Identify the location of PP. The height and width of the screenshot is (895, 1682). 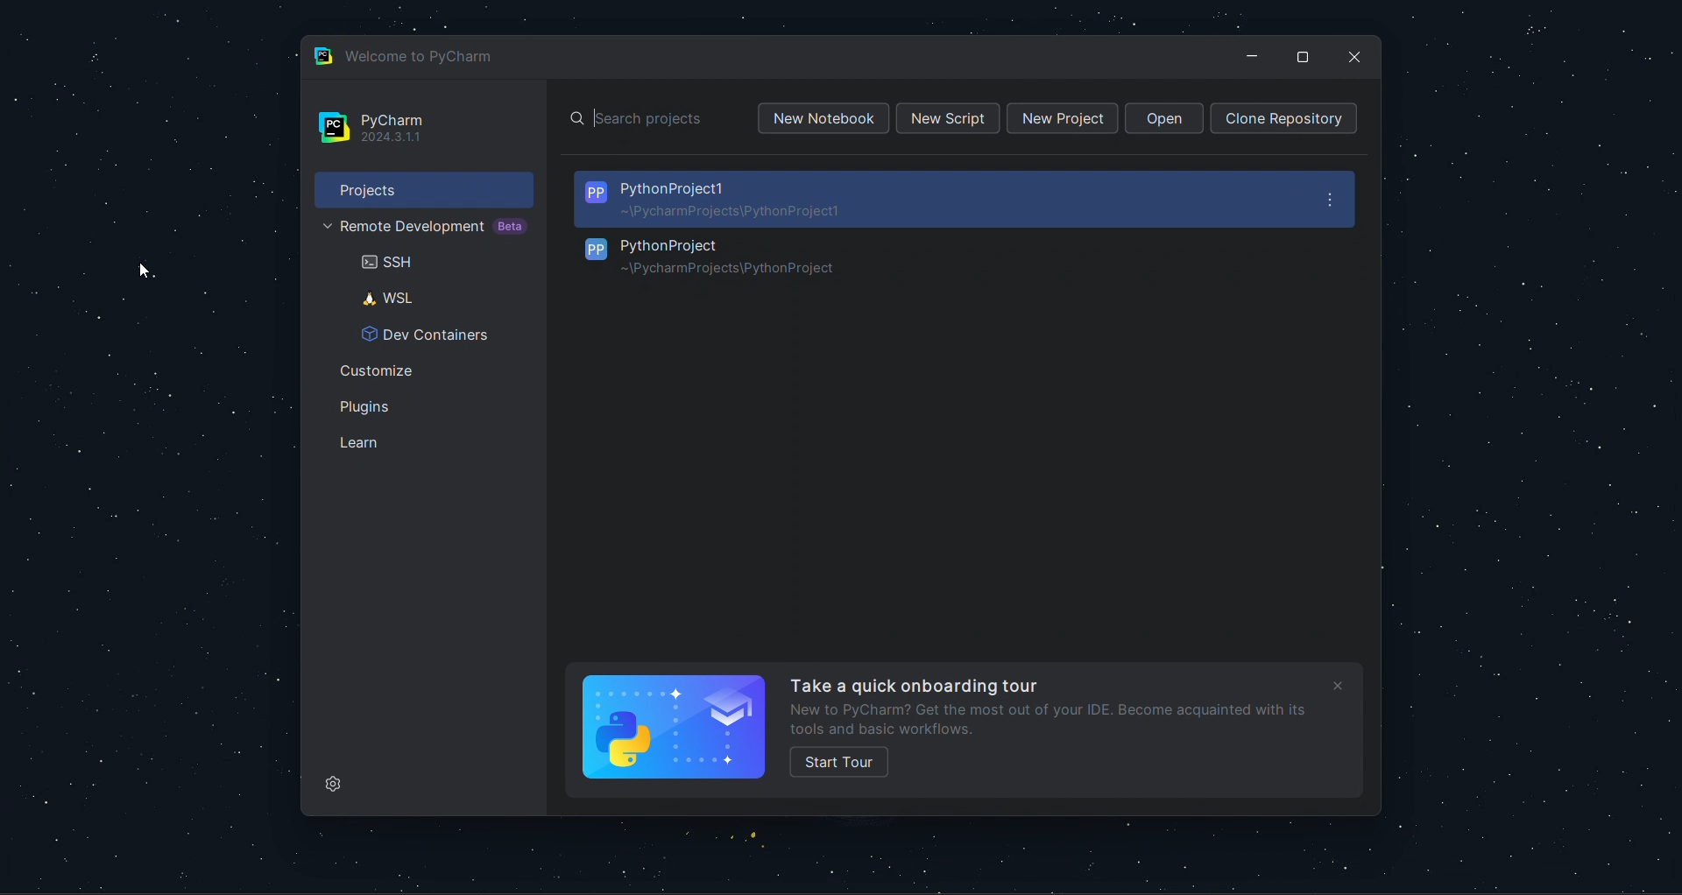
(596, 250).